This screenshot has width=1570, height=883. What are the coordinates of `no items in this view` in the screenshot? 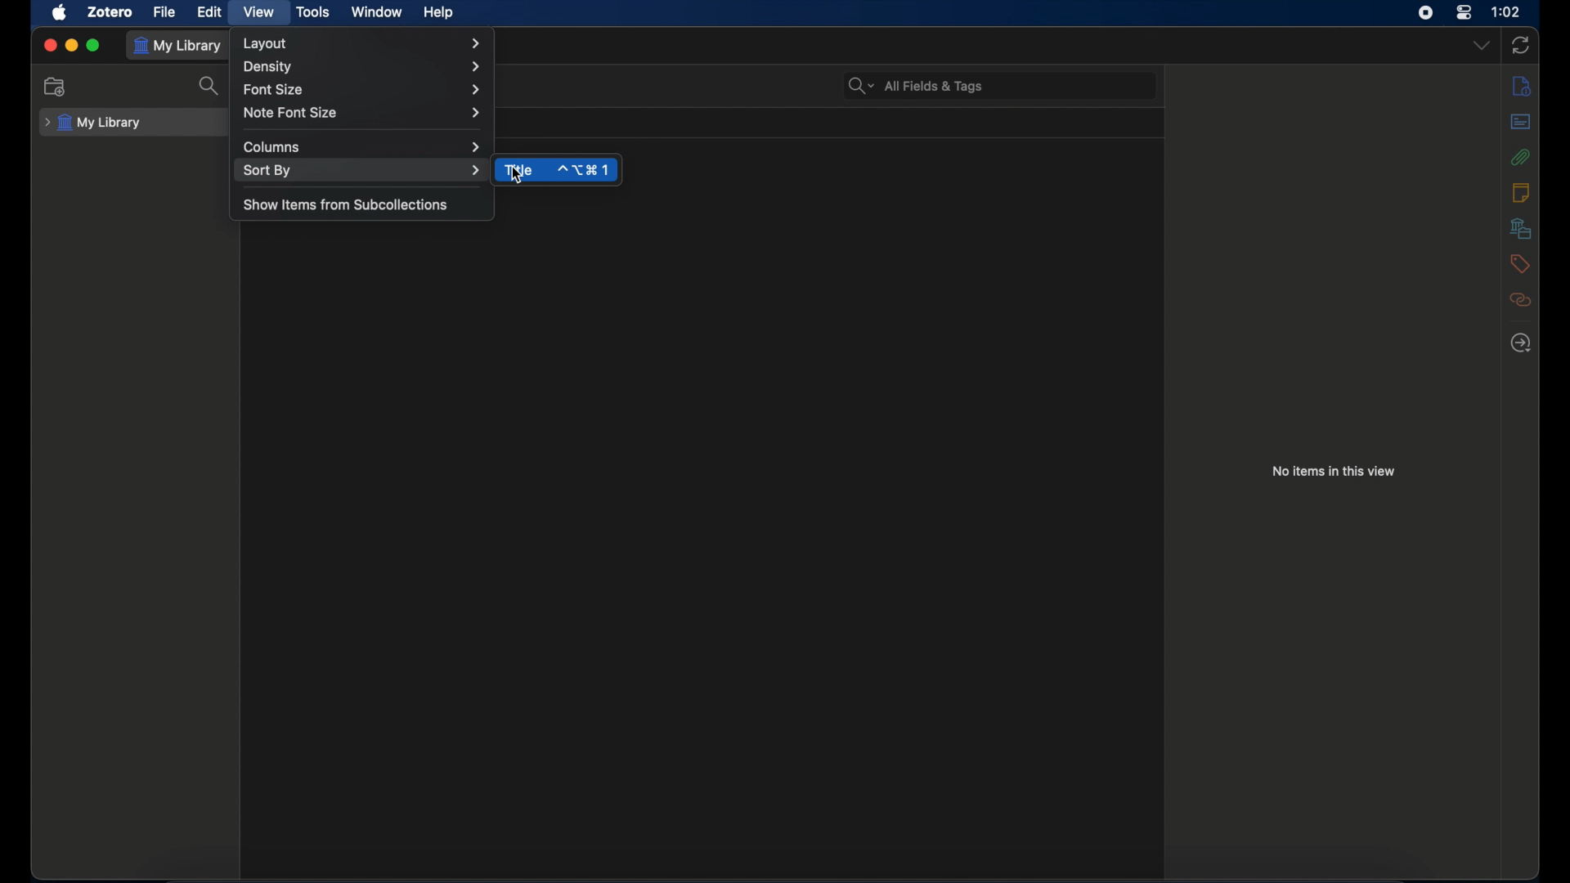 It's located at (1334, 471).